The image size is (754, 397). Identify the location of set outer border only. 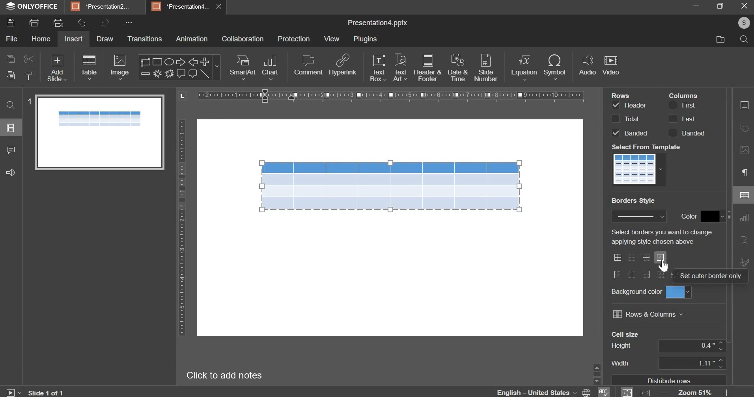
(711, 277).